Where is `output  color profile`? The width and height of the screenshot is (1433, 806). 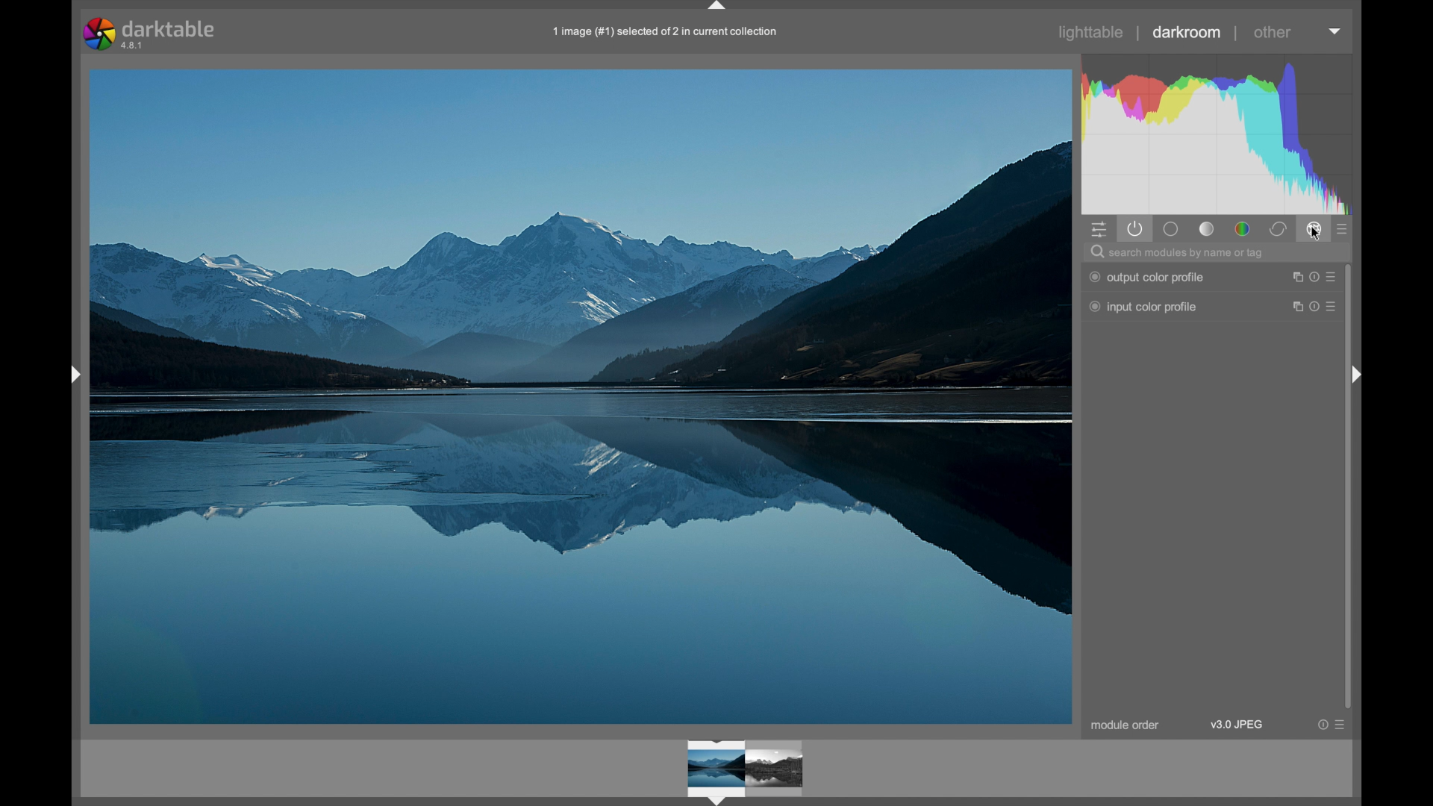 output  color profile is located at coordinates (1147, 277).